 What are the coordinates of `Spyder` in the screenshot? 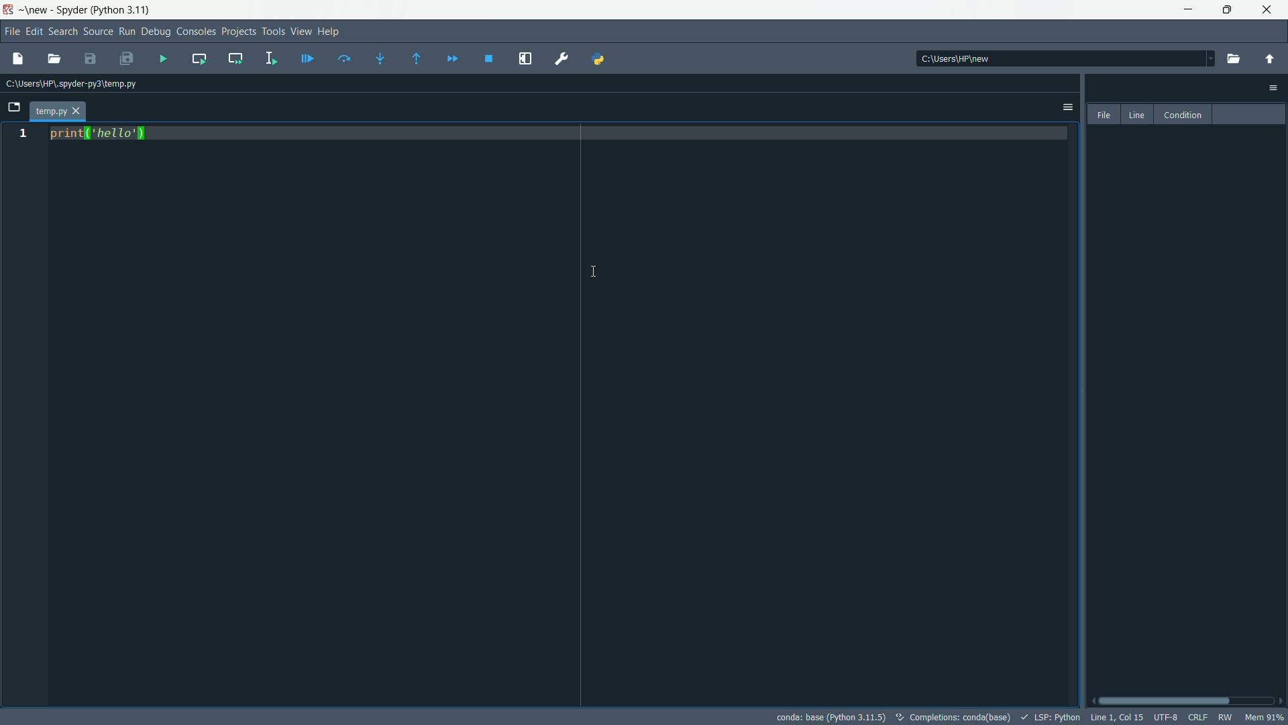 It's located at (73, 9).